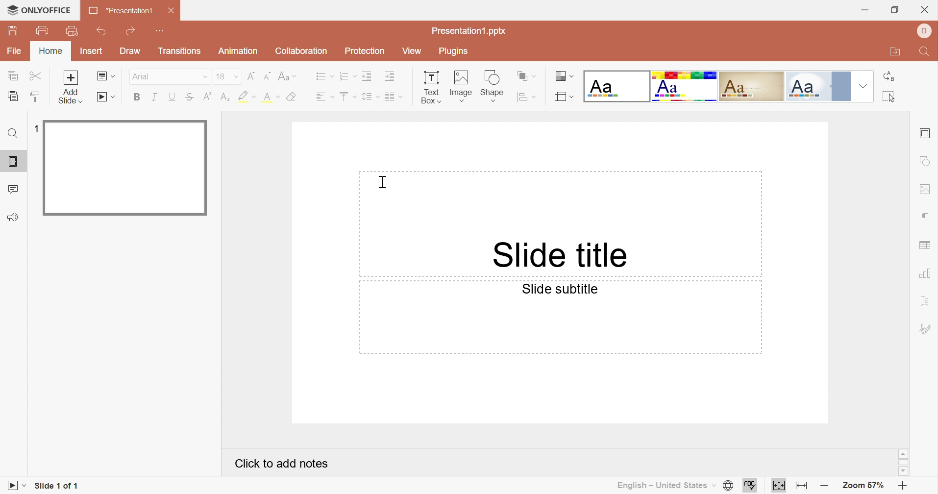 This screenshot has height=494, width=938. What do you see at coordinates (726, 486) in the screenshot?
I see `set document language` at bounding box center [726, 486].